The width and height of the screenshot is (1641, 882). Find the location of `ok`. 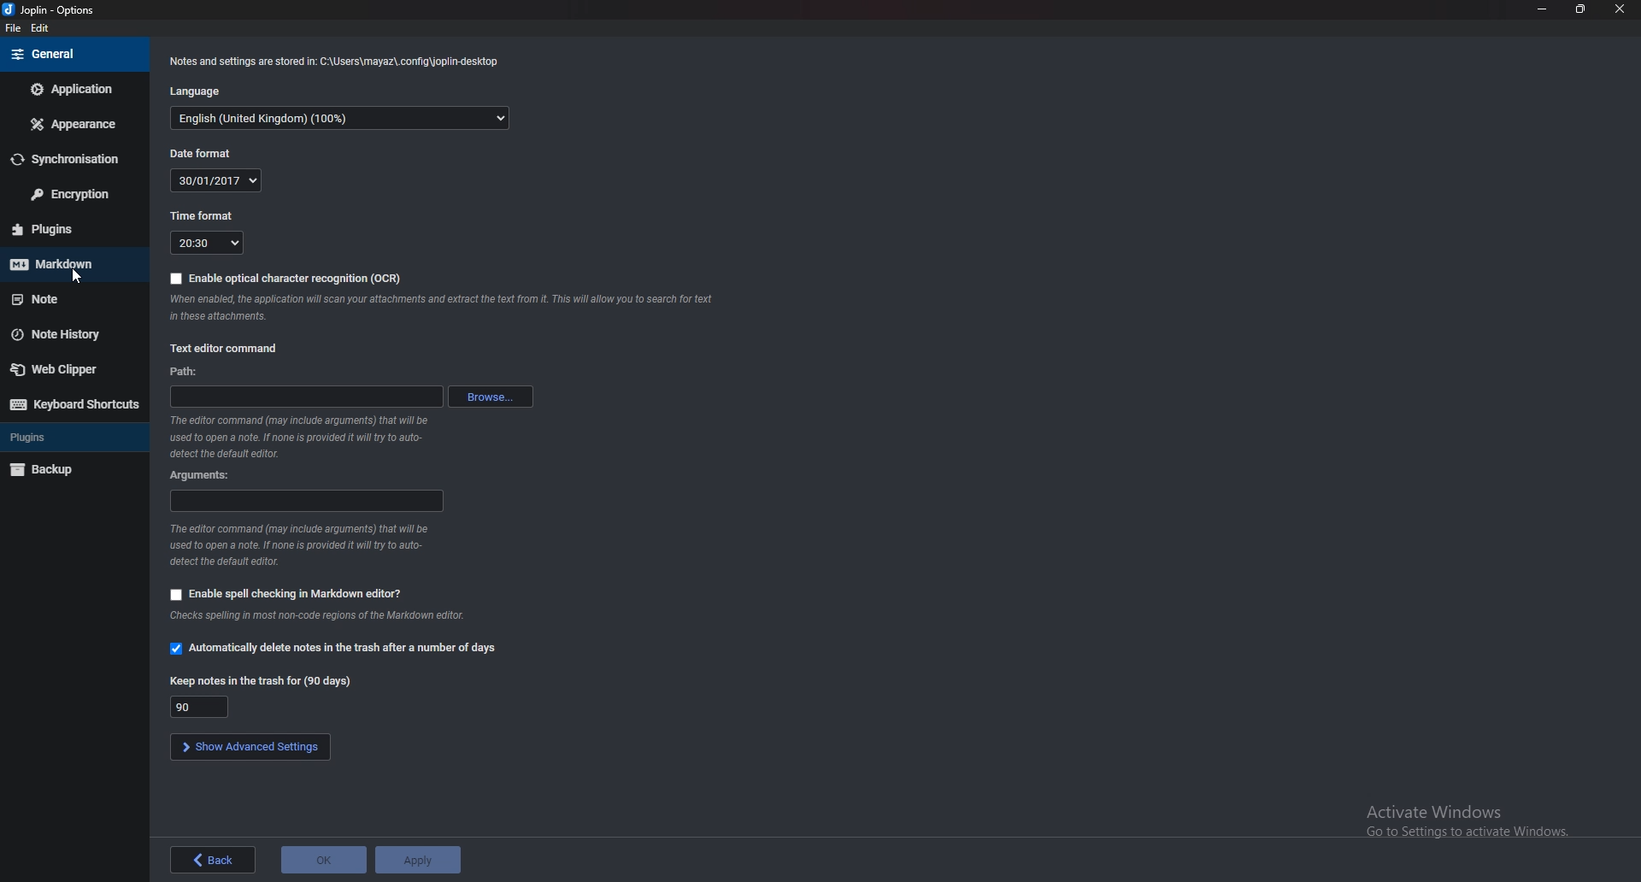

ok is located at coordinates (323, 859).